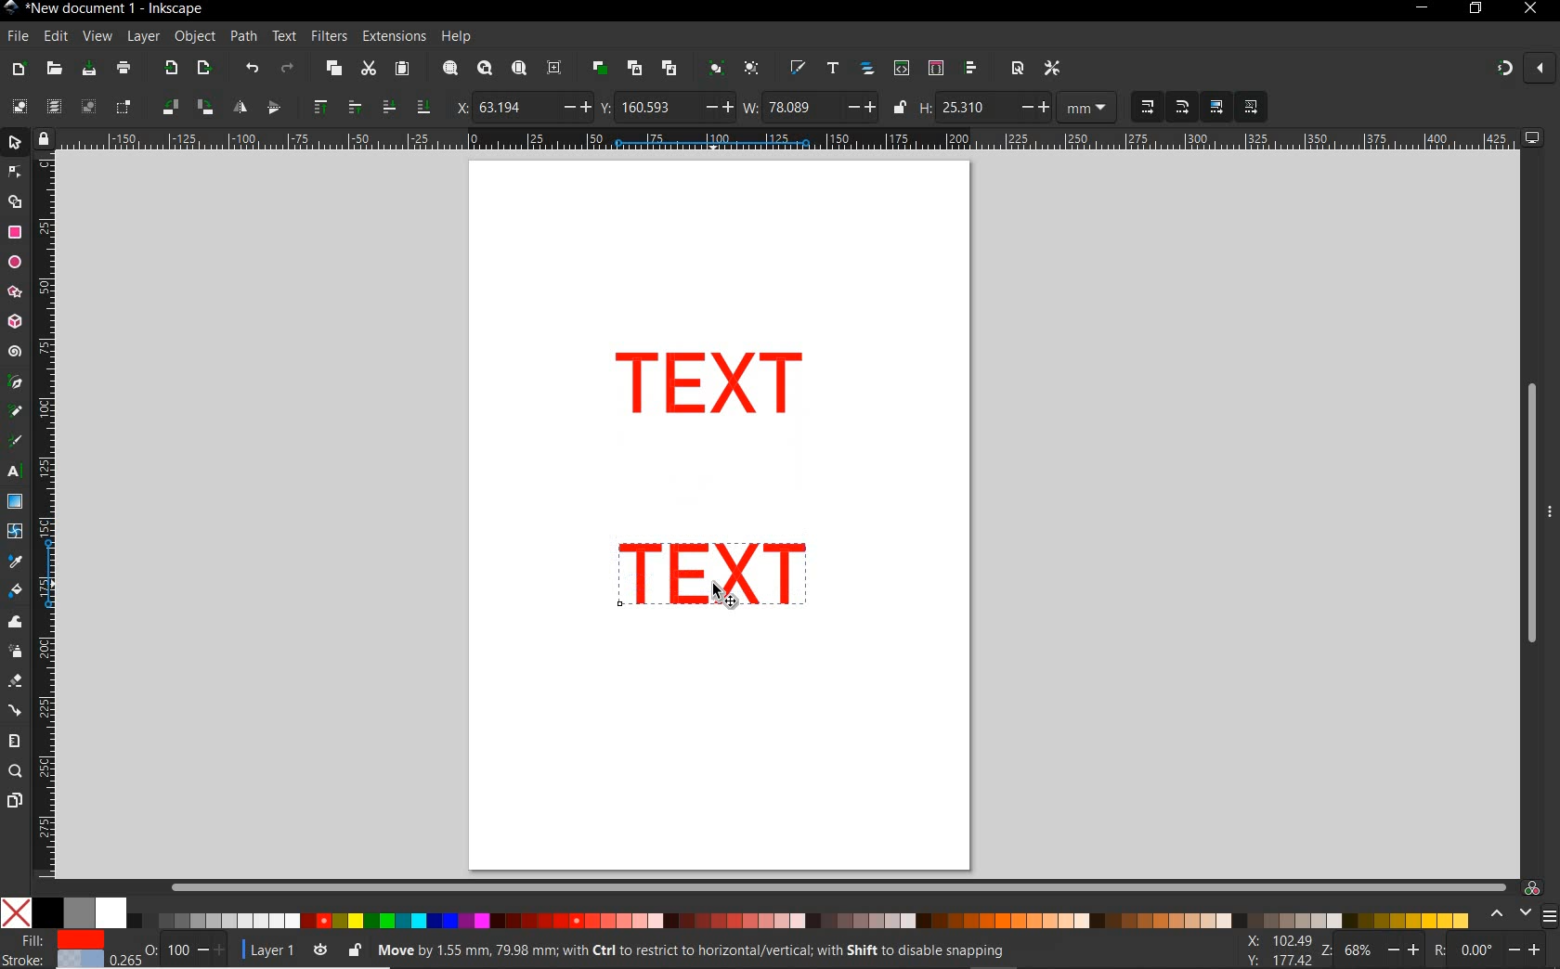 This screenshot has height=969, width=1560. What do you see at coordinates (104, 8) in the screenshot?
I see `file name` at bounding box center [104, 8].